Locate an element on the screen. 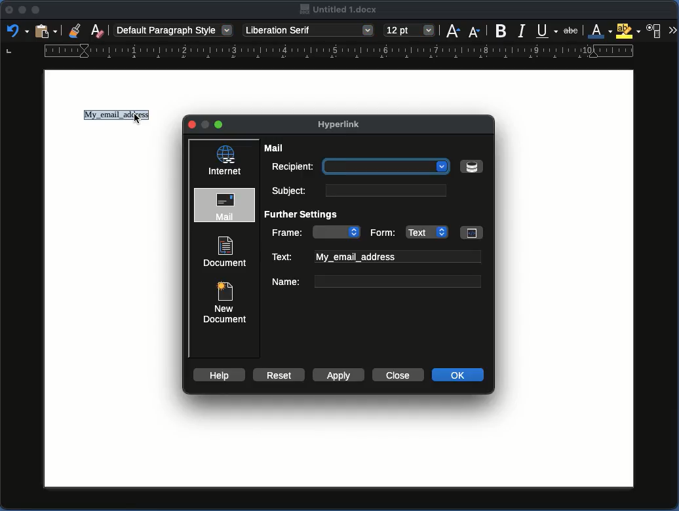 This screenshot has width=679, height=511. Close is located at coordinates (9, 10).